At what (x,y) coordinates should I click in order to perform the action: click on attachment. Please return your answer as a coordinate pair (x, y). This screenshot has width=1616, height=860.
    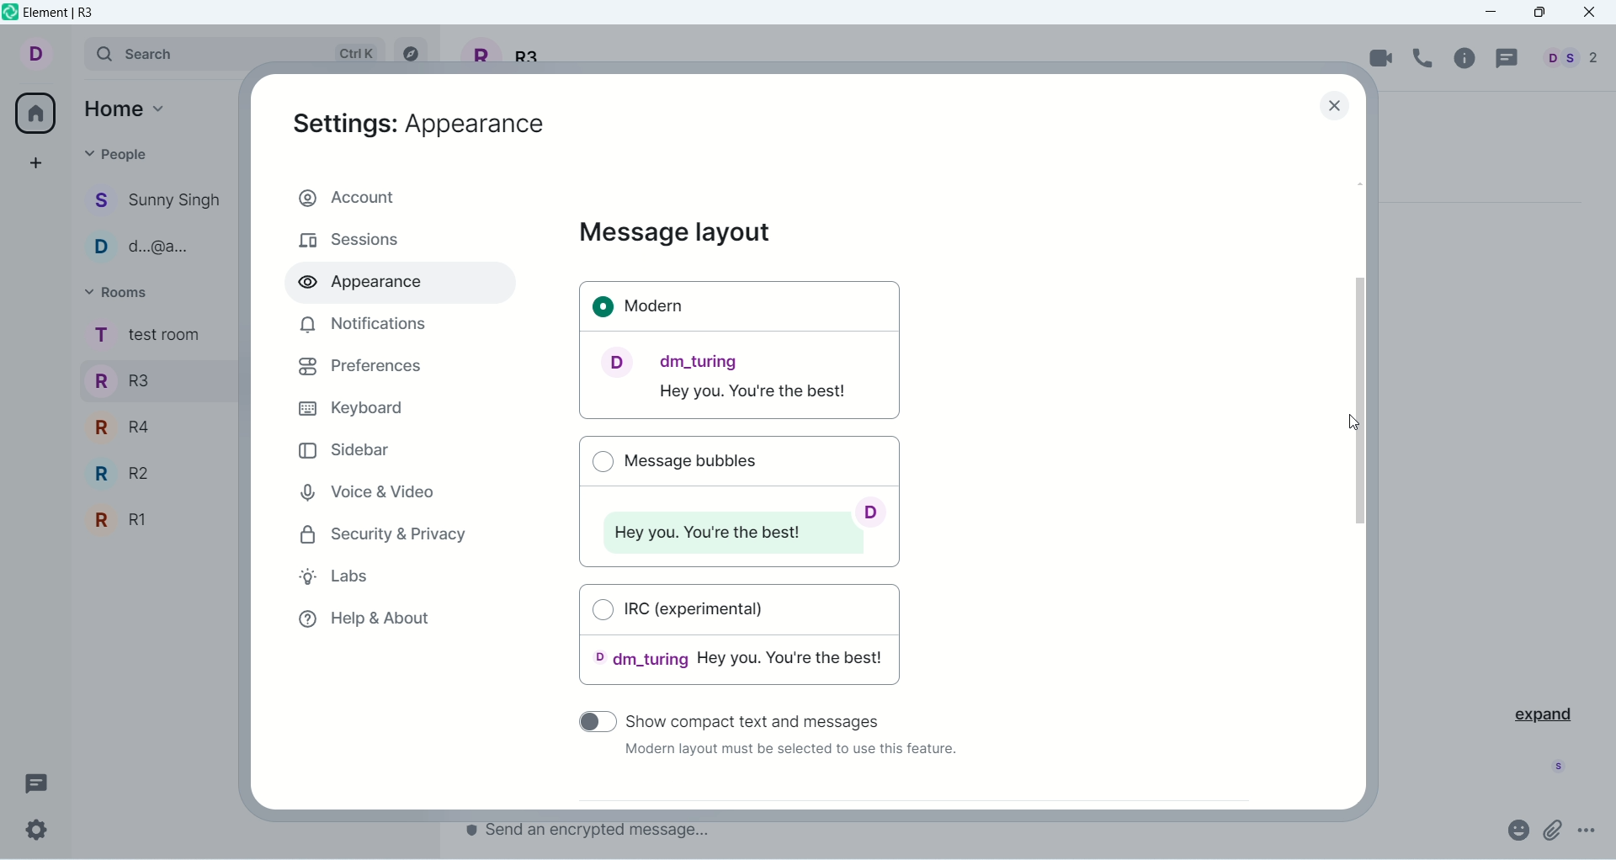
    Looking at the image, I should click on (1554, 830).